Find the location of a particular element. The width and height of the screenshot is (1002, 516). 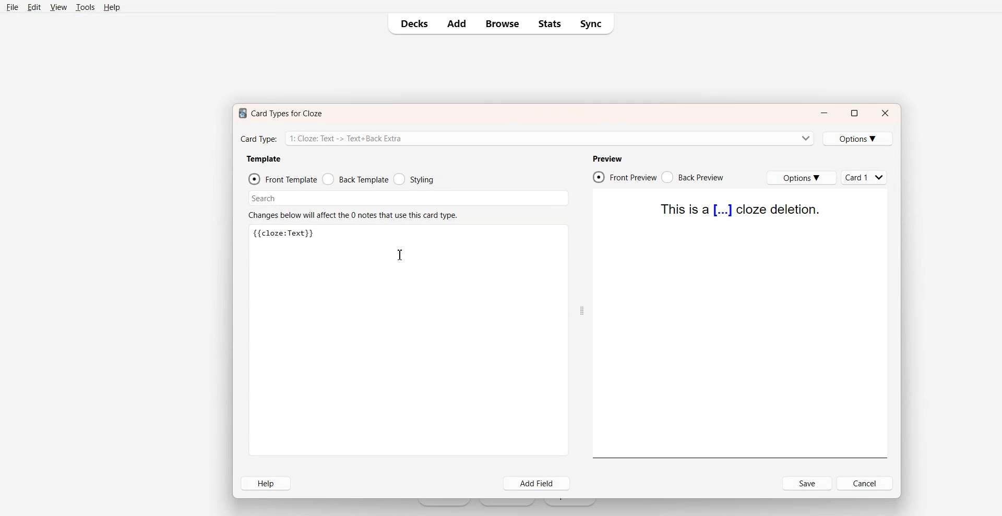

Cancel is located at coordinates (866, 483).